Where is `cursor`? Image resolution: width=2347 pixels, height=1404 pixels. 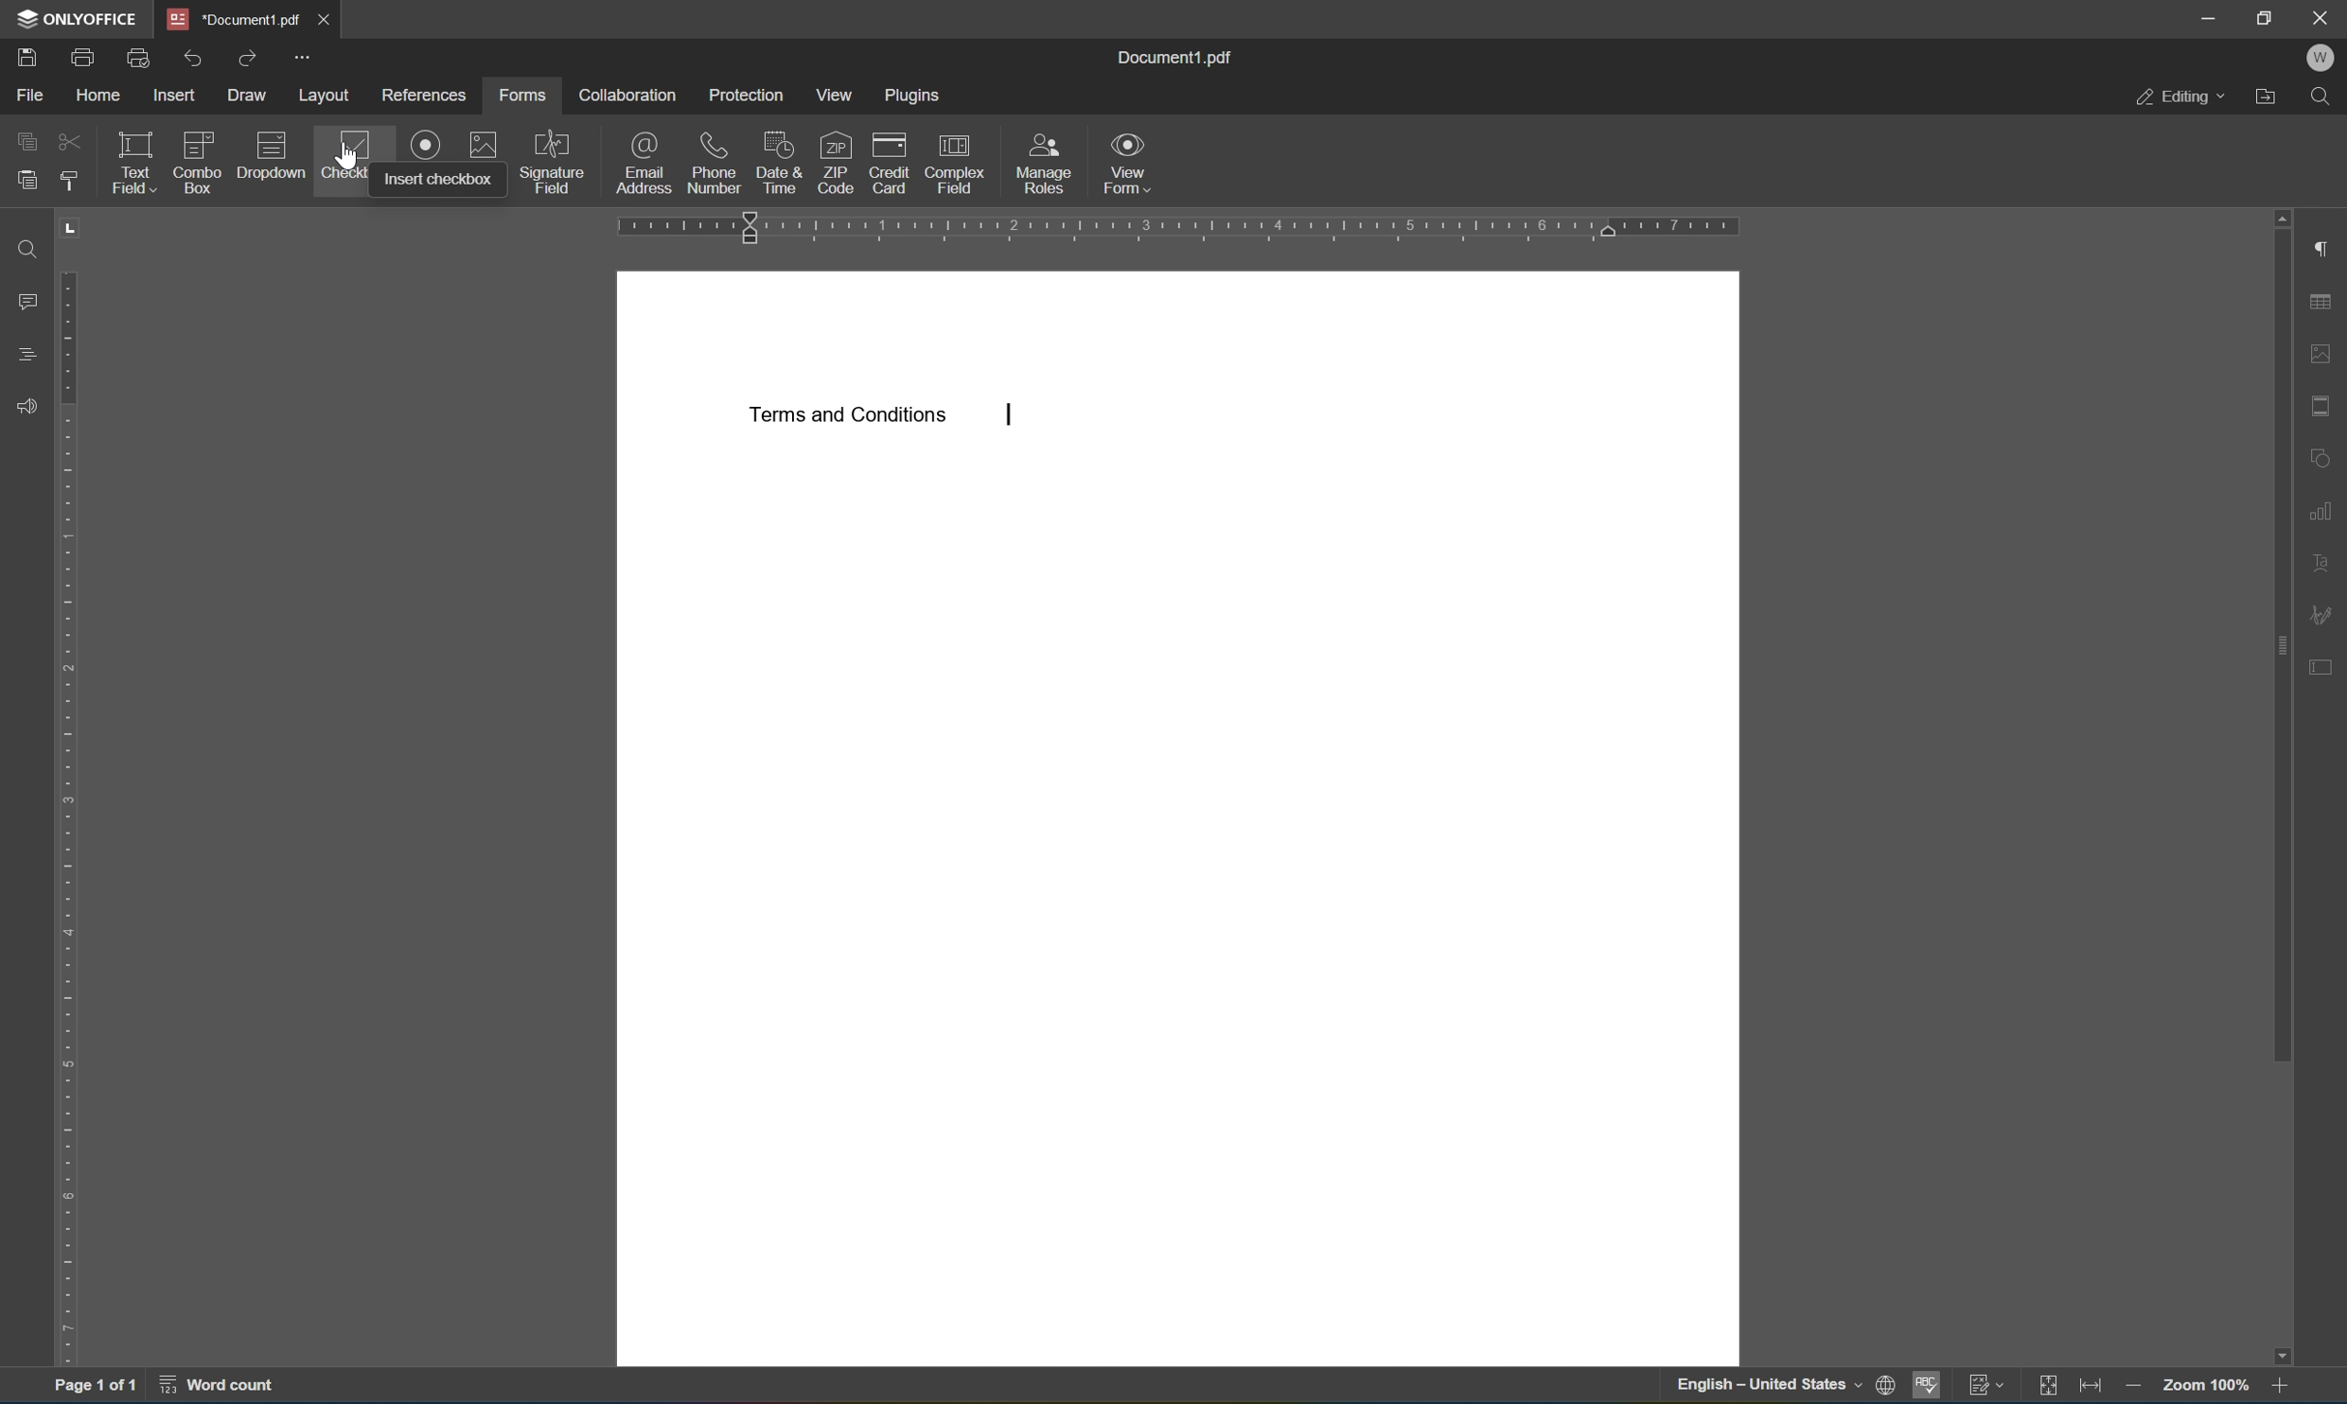 cursor is located at coordinates (350, 156).